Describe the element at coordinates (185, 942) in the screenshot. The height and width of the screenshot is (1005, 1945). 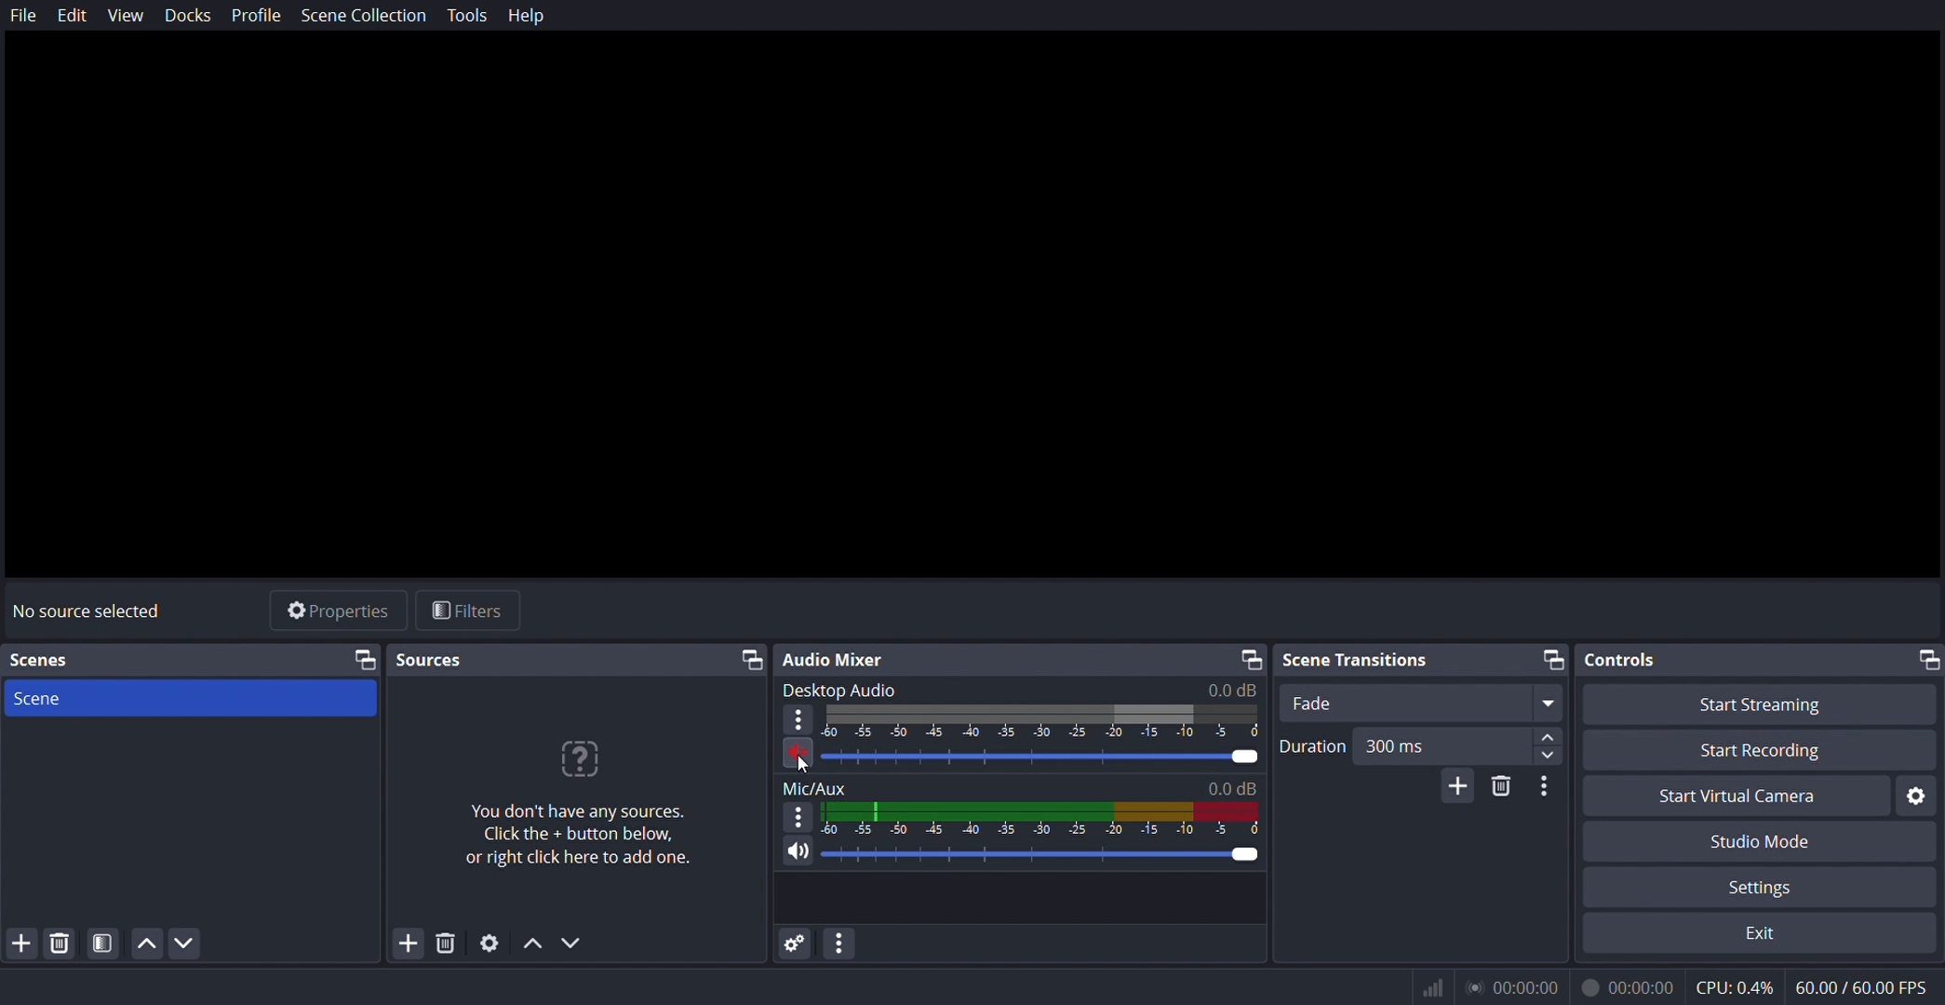
I see `move down ` at that location.